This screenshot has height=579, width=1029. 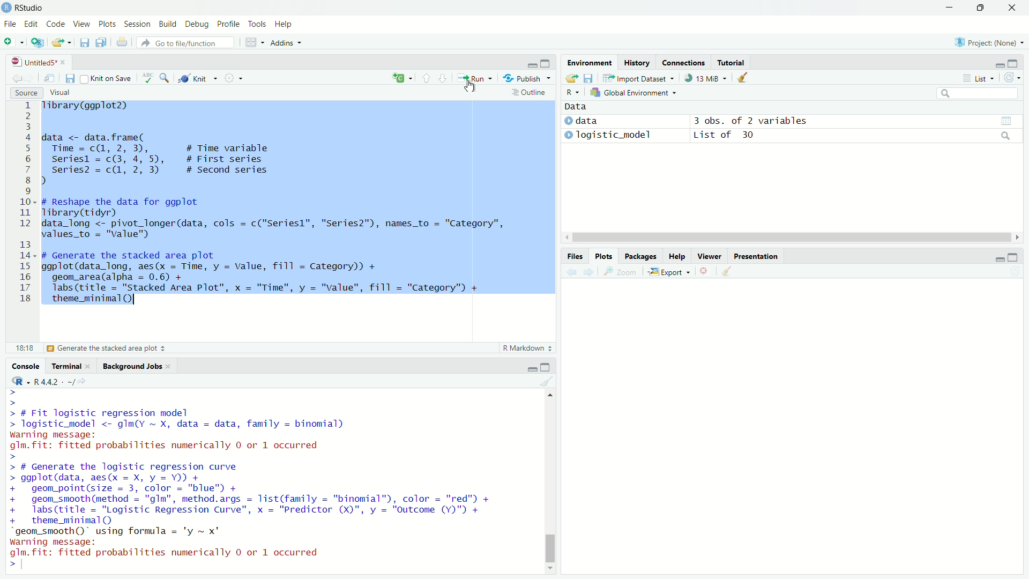 What do you see at coordinates (50, 380) in the screenshot?
I see `«R442 -` at bounding box center [50, 380].